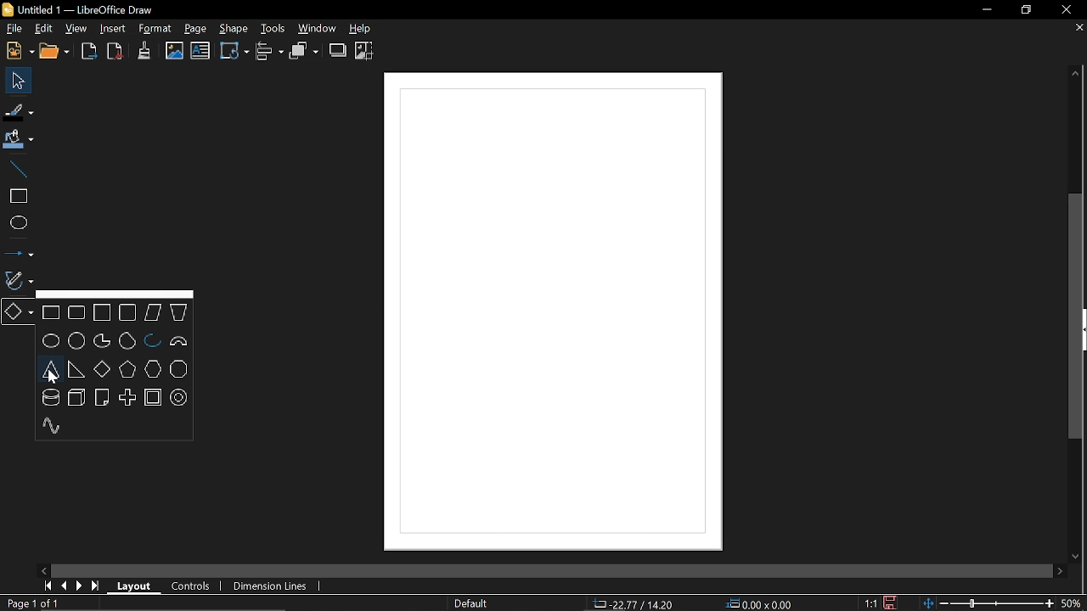 The width and height of the screenshot is (1087, 611). Describe the element at coordinates (470, 603) in the screenshot. I see `Slide master name` at that location.